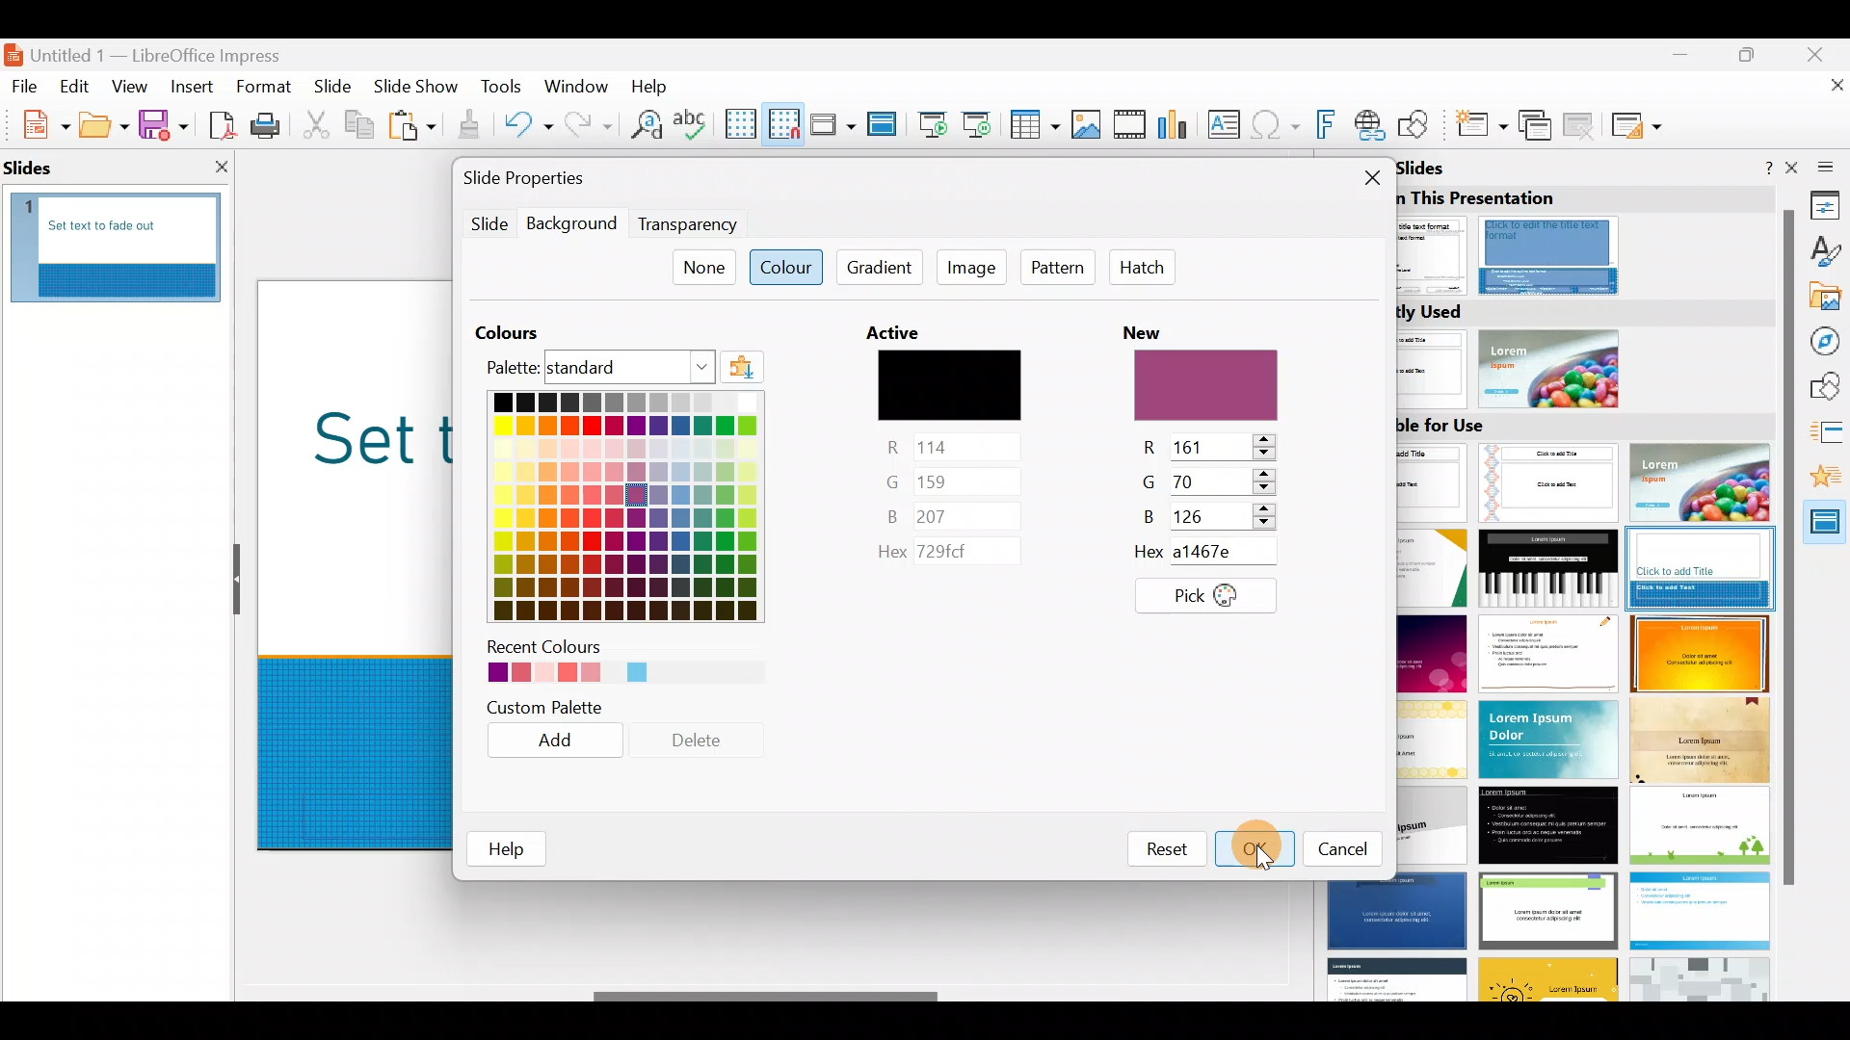 The height and width of the screenshot is (1040, 1850). I want to click on , so click(222, 581).